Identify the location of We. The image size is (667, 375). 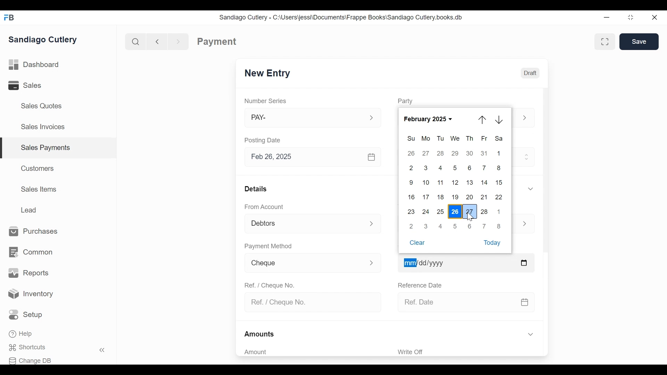
(455, 139).